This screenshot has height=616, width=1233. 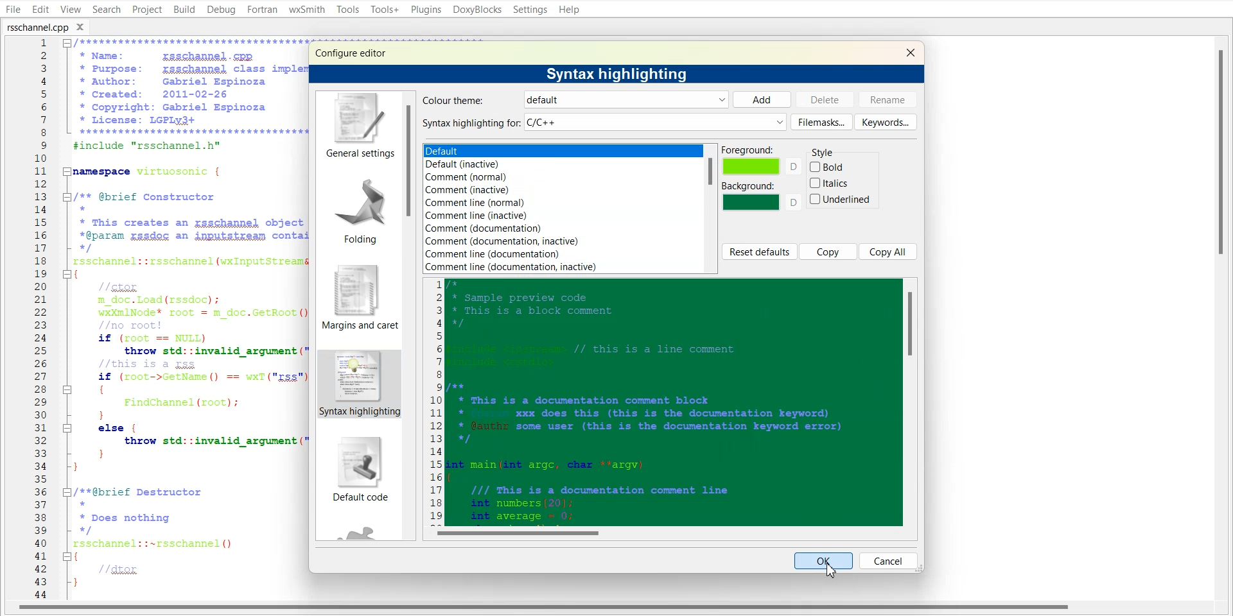 I want to click on Syntax highlighting for, so click(x=604, y=123).